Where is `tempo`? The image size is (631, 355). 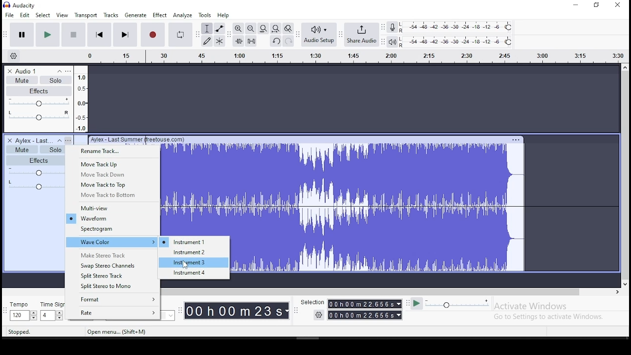
tempo is located at coordinates (22, 311).